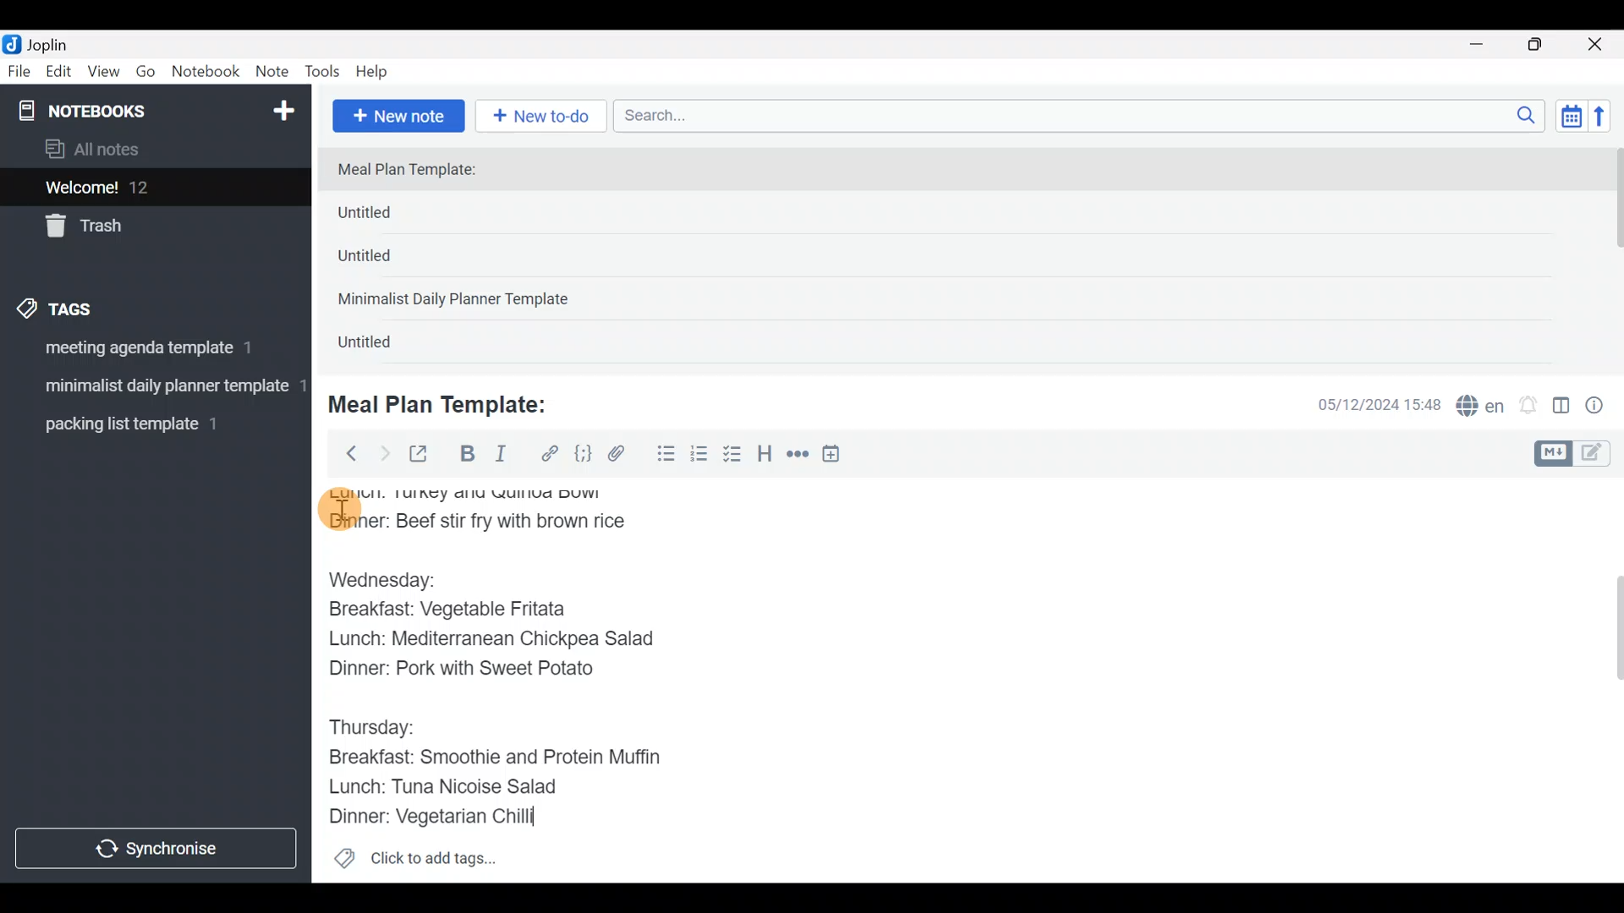  I want to click on Breakfast: Vegetable Fritata, so click(463, 609).